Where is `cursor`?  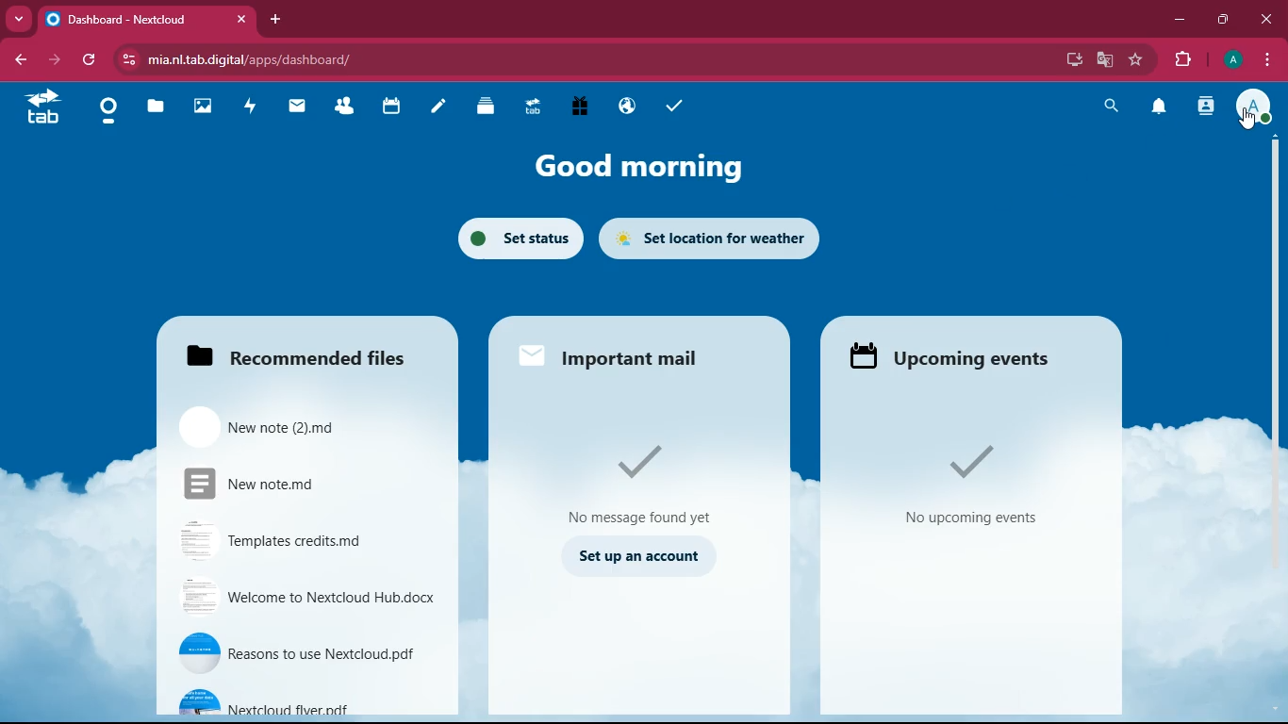 cursor is located at coordinates (1250, 119).